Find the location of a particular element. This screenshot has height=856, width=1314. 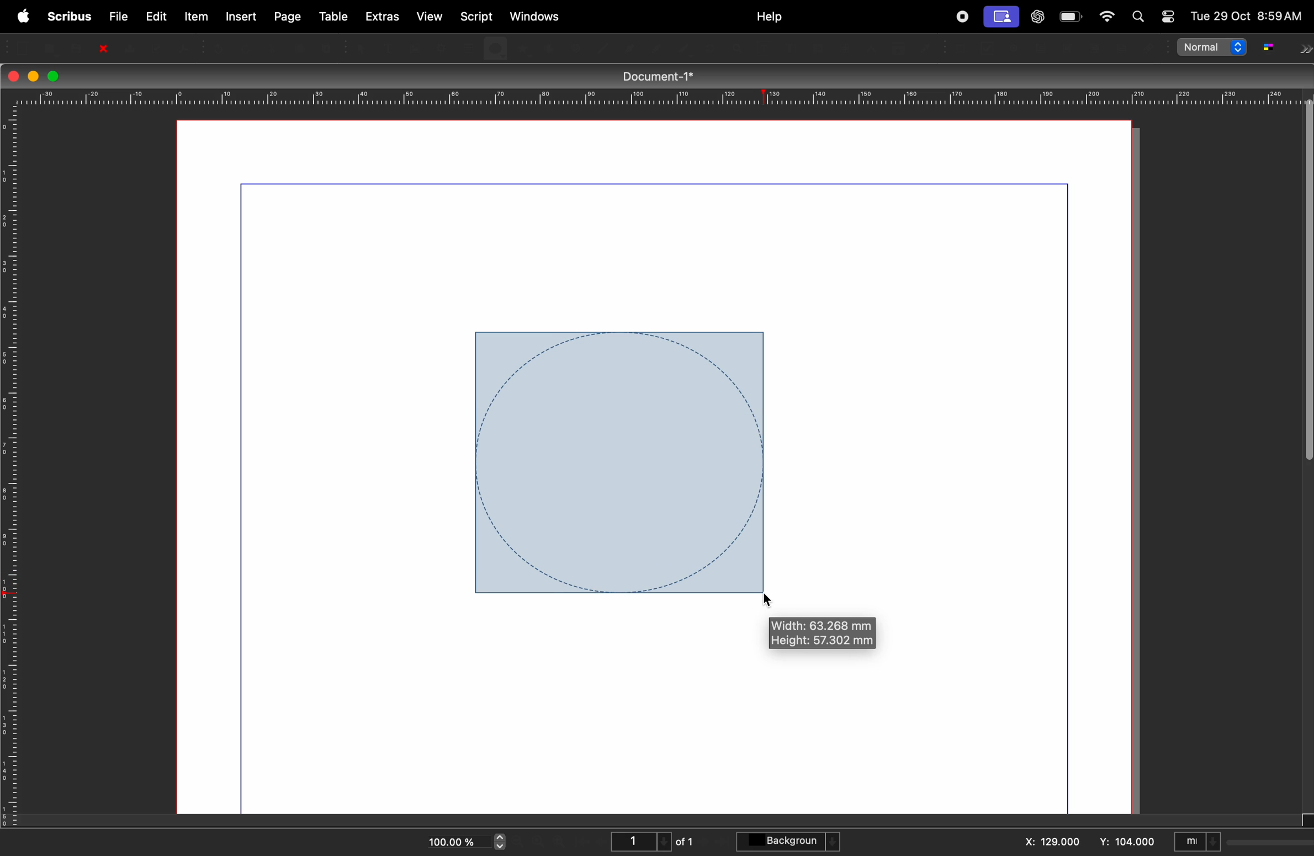

normal is located at coordinates (1212, 50).